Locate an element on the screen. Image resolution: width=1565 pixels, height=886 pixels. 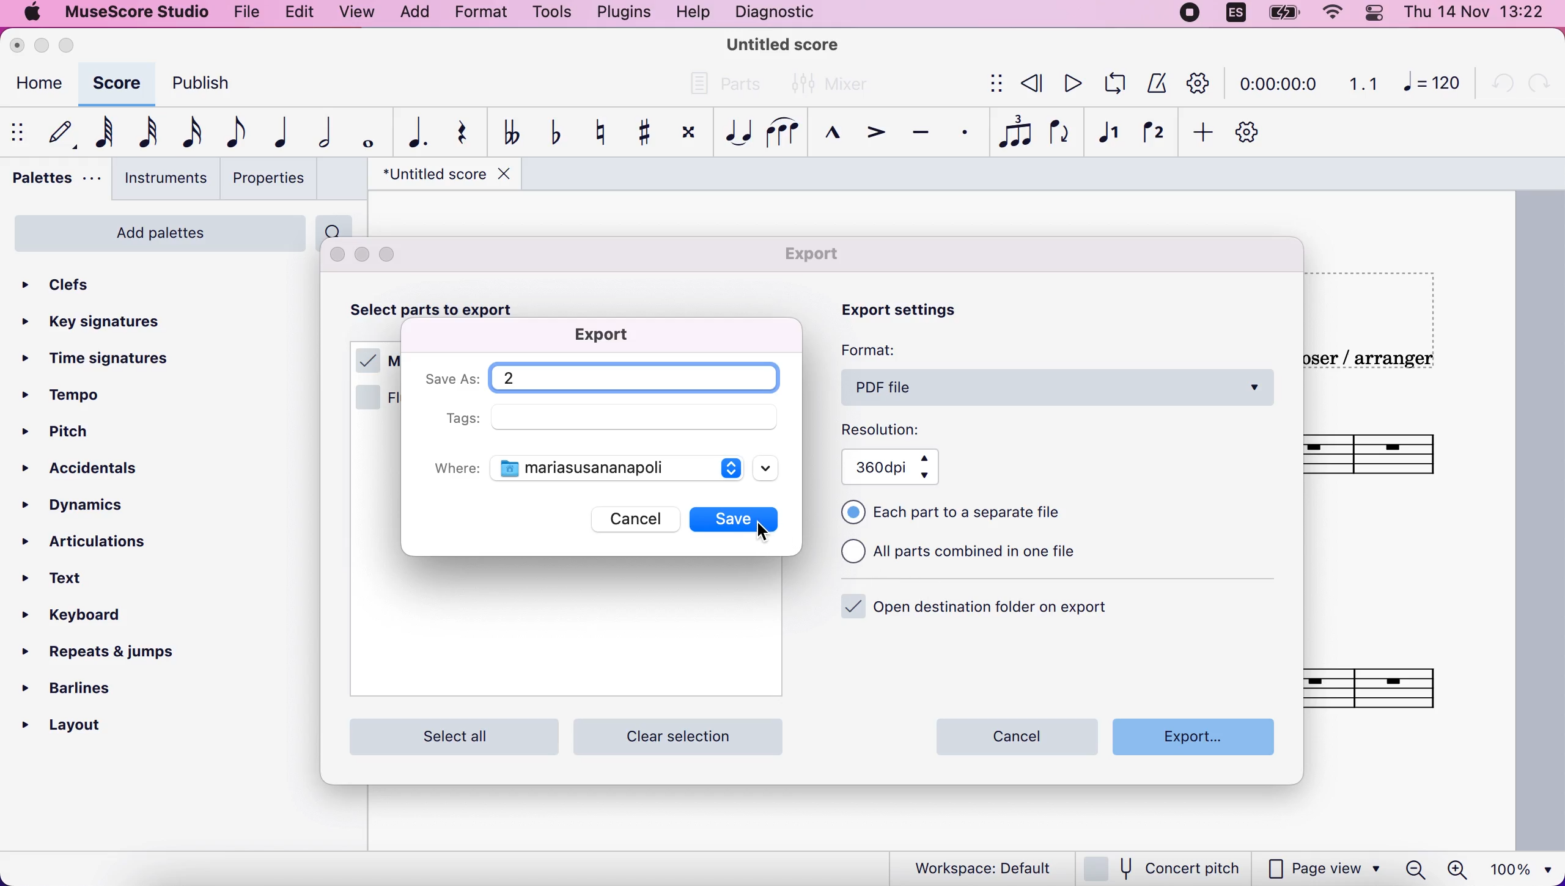
home is located at coordinates (39, 83).